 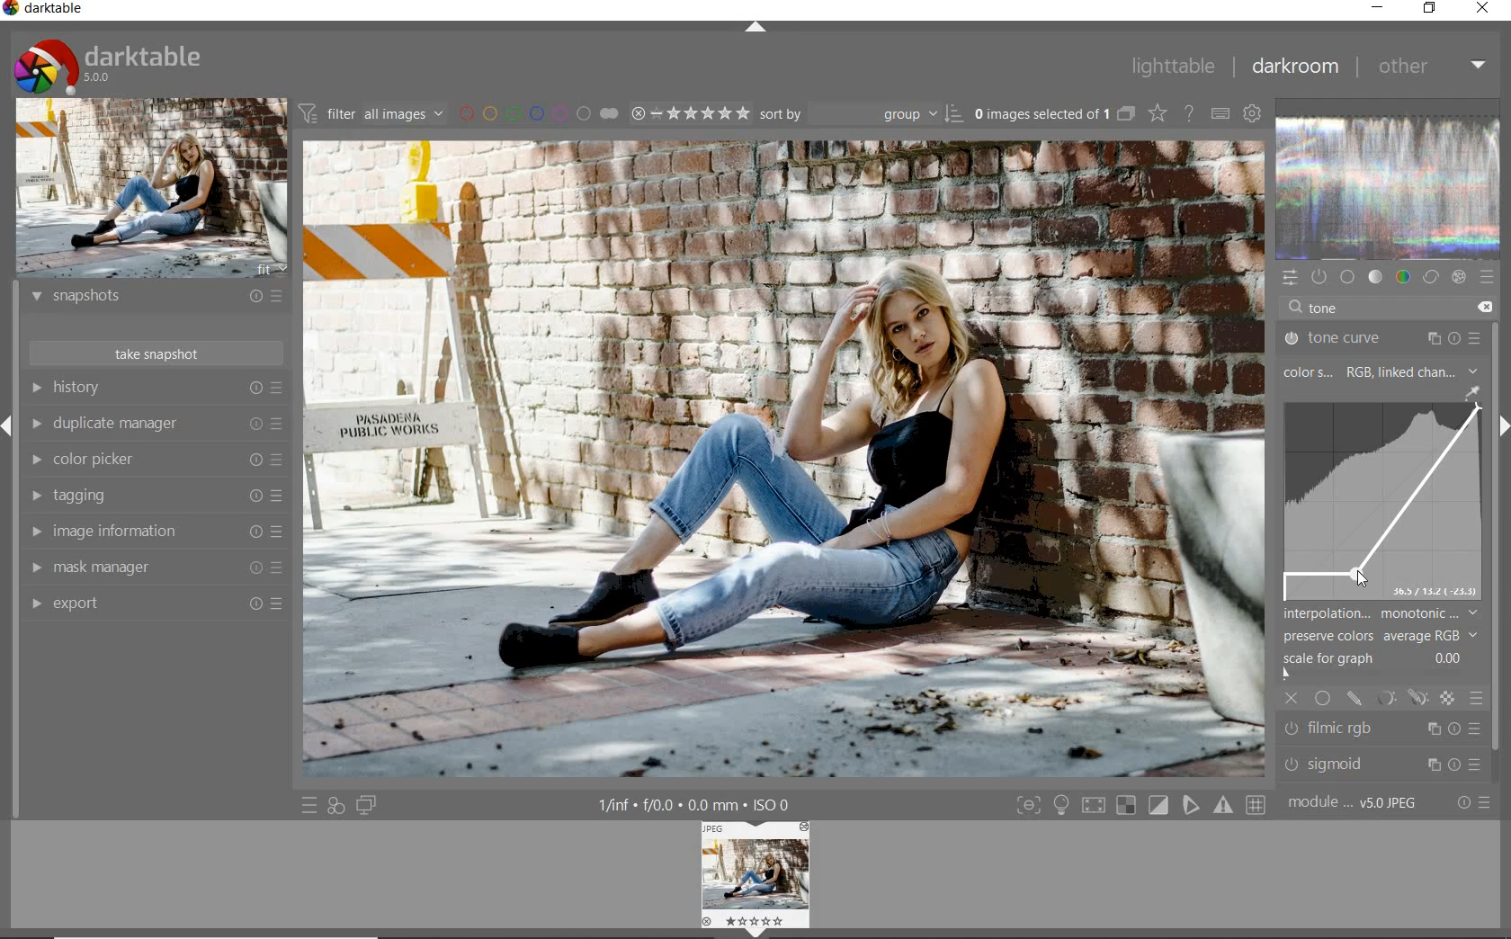 I want to click on set keyboard shortcuts, so click(x=1220, y=114).